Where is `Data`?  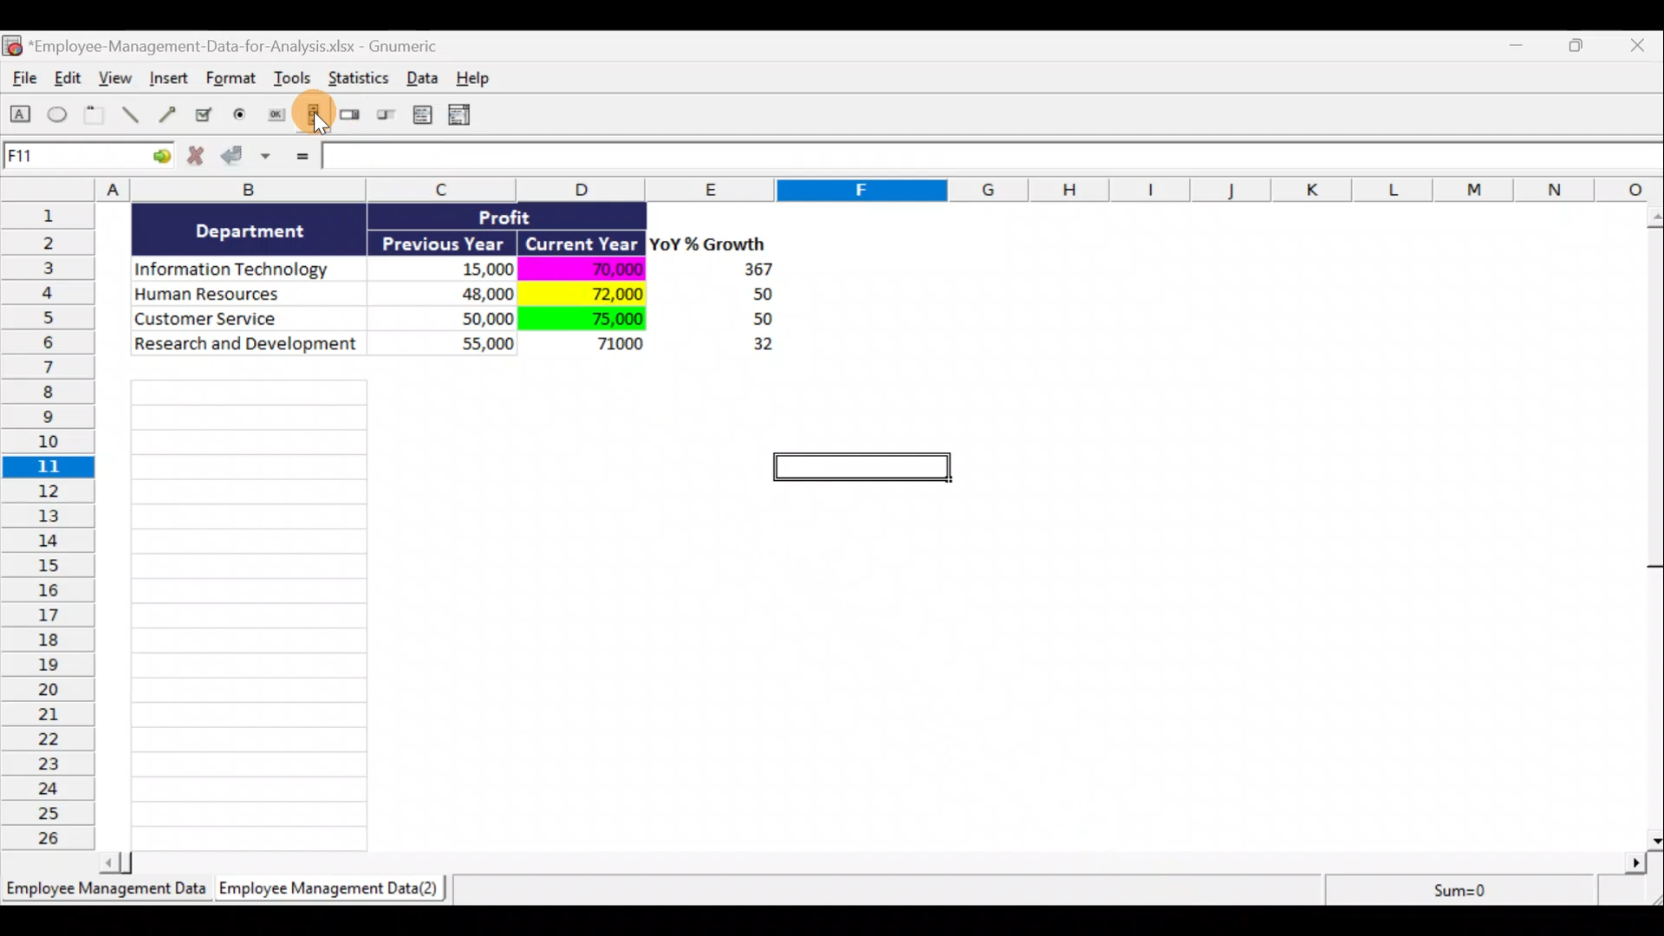
Data is located at coordinates (474, 293).